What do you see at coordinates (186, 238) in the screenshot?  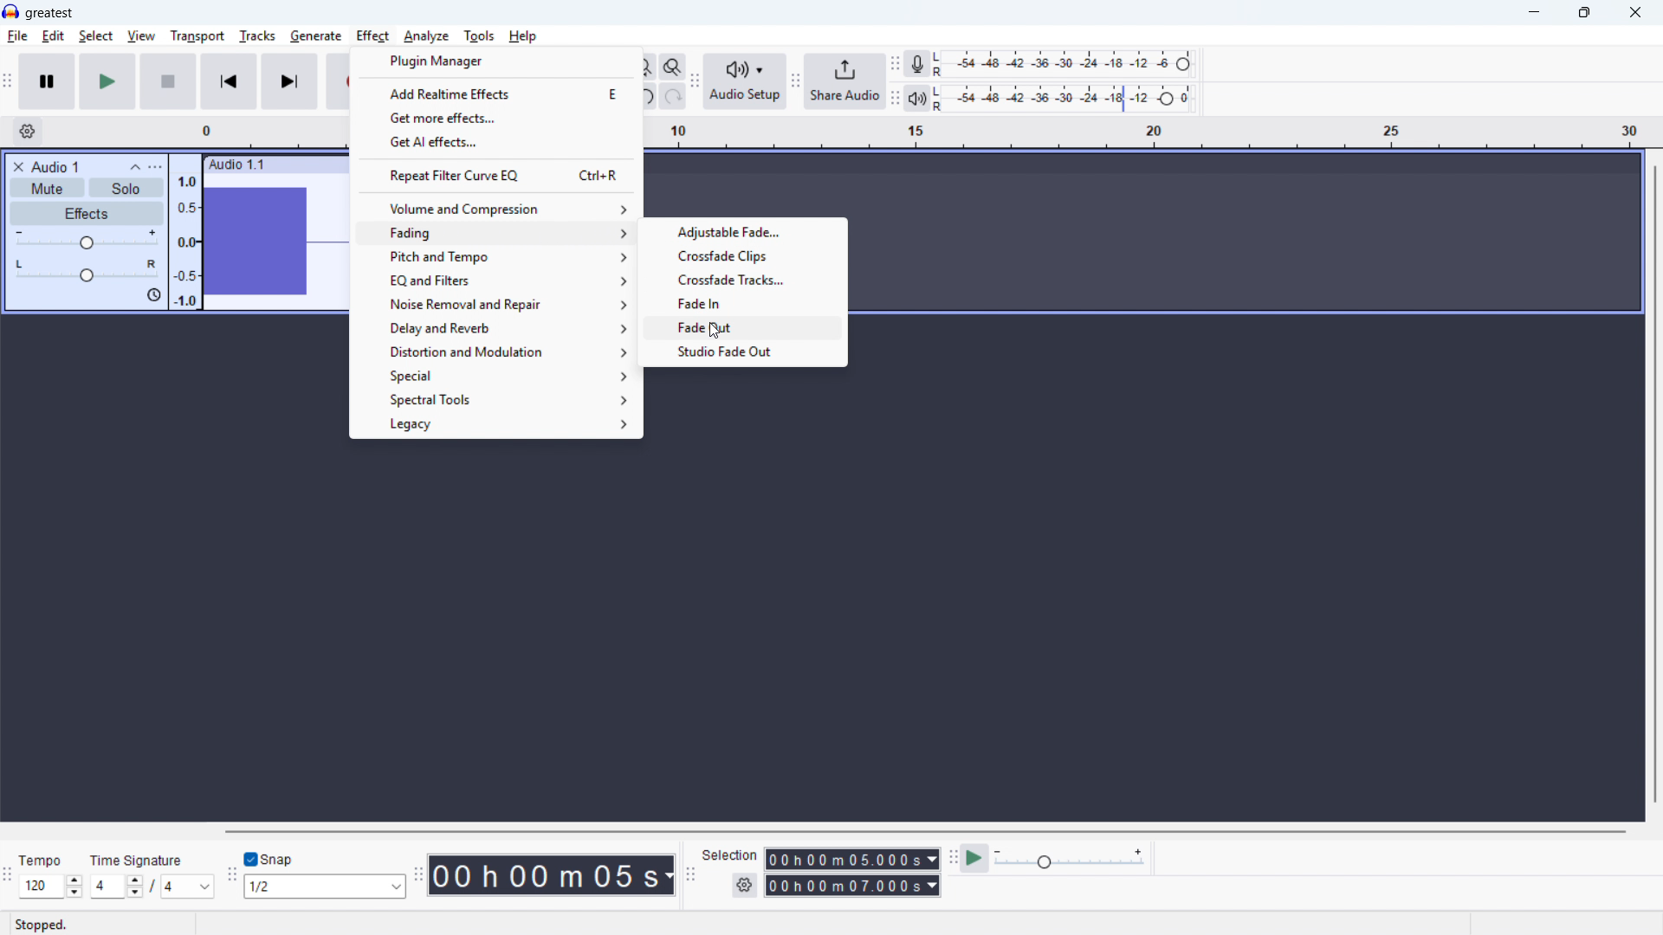 I see `amplitude` at bounding box center [186, 238].